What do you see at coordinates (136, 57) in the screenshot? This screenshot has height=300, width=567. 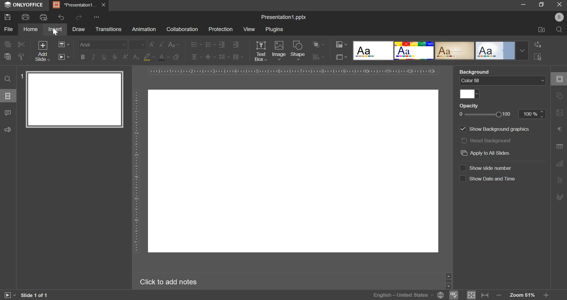 I see `subscript & superscript` at bounding box center [136, 57].